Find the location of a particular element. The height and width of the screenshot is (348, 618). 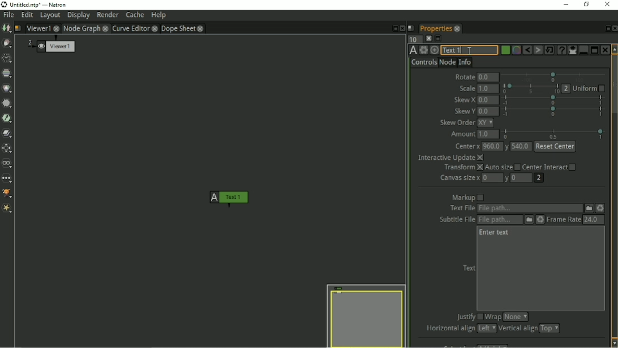

Float pane is located at coordinates (394, 28).